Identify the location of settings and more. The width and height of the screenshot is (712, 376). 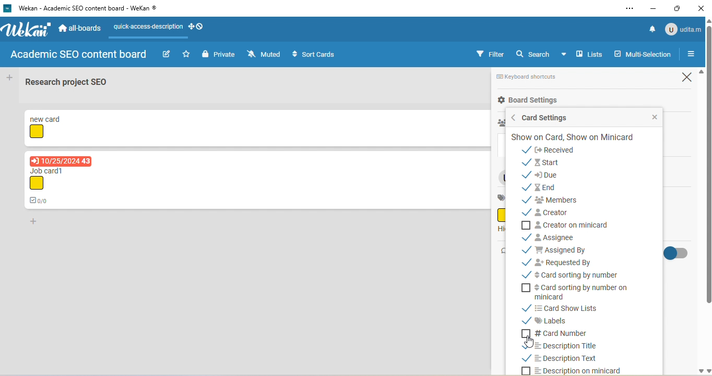
(628, 9).